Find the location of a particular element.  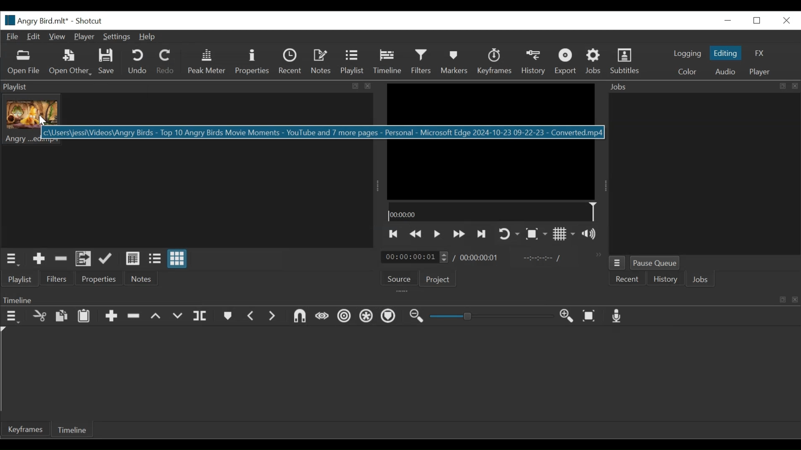

Show thevolume control is located at coordinates (591, 234).